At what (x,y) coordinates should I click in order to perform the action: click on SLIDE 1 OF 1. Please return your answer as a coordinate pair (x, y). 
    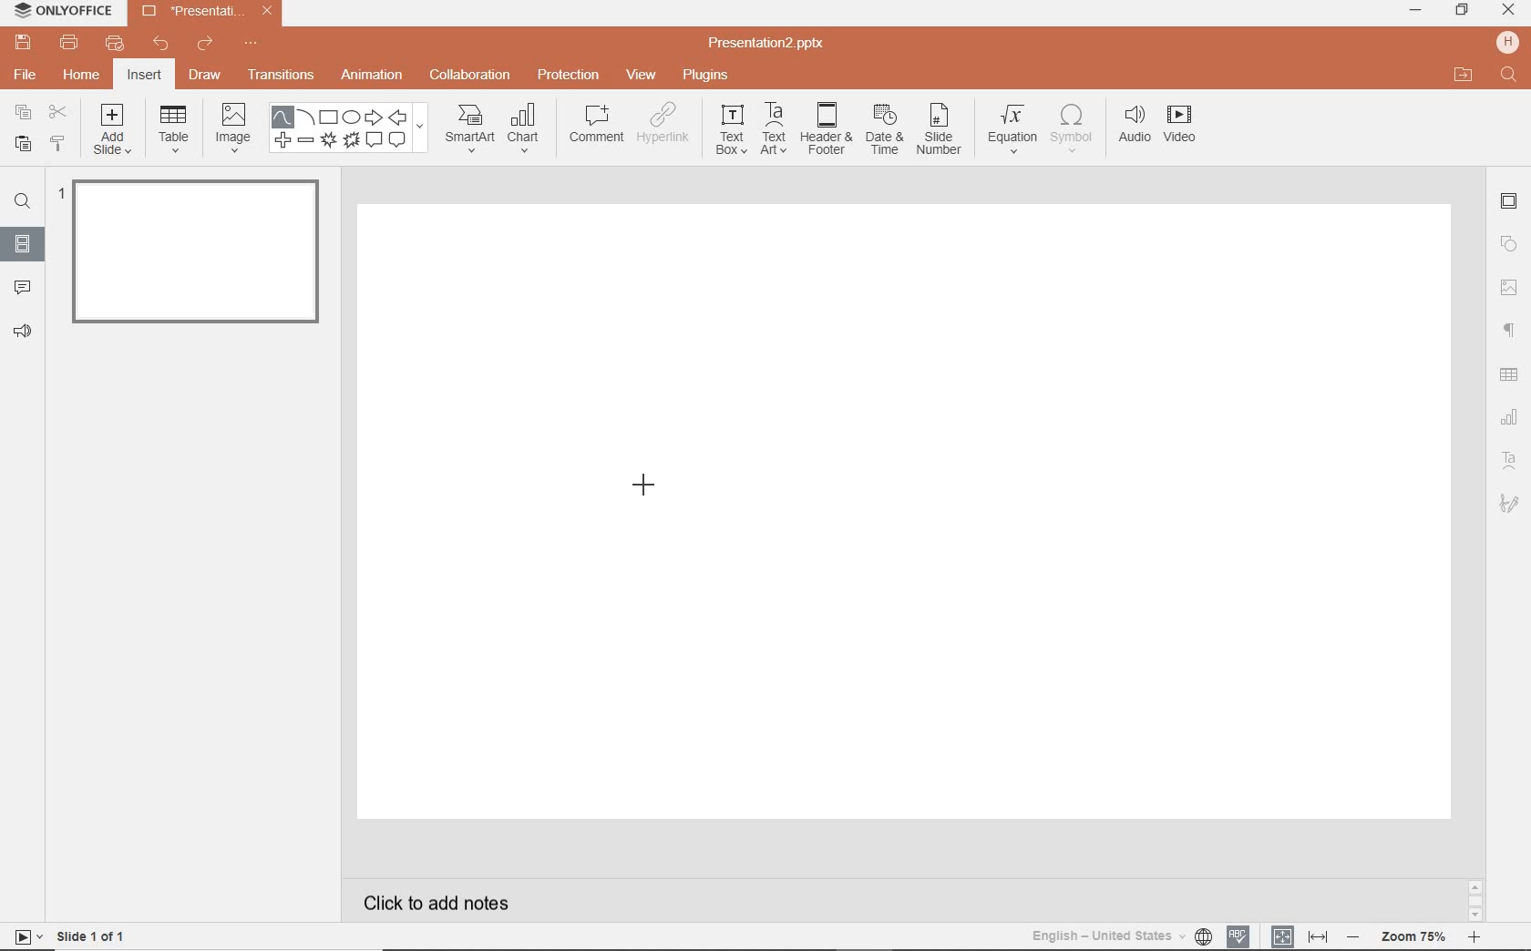
    Looking at the image, I should click on (73, 936).